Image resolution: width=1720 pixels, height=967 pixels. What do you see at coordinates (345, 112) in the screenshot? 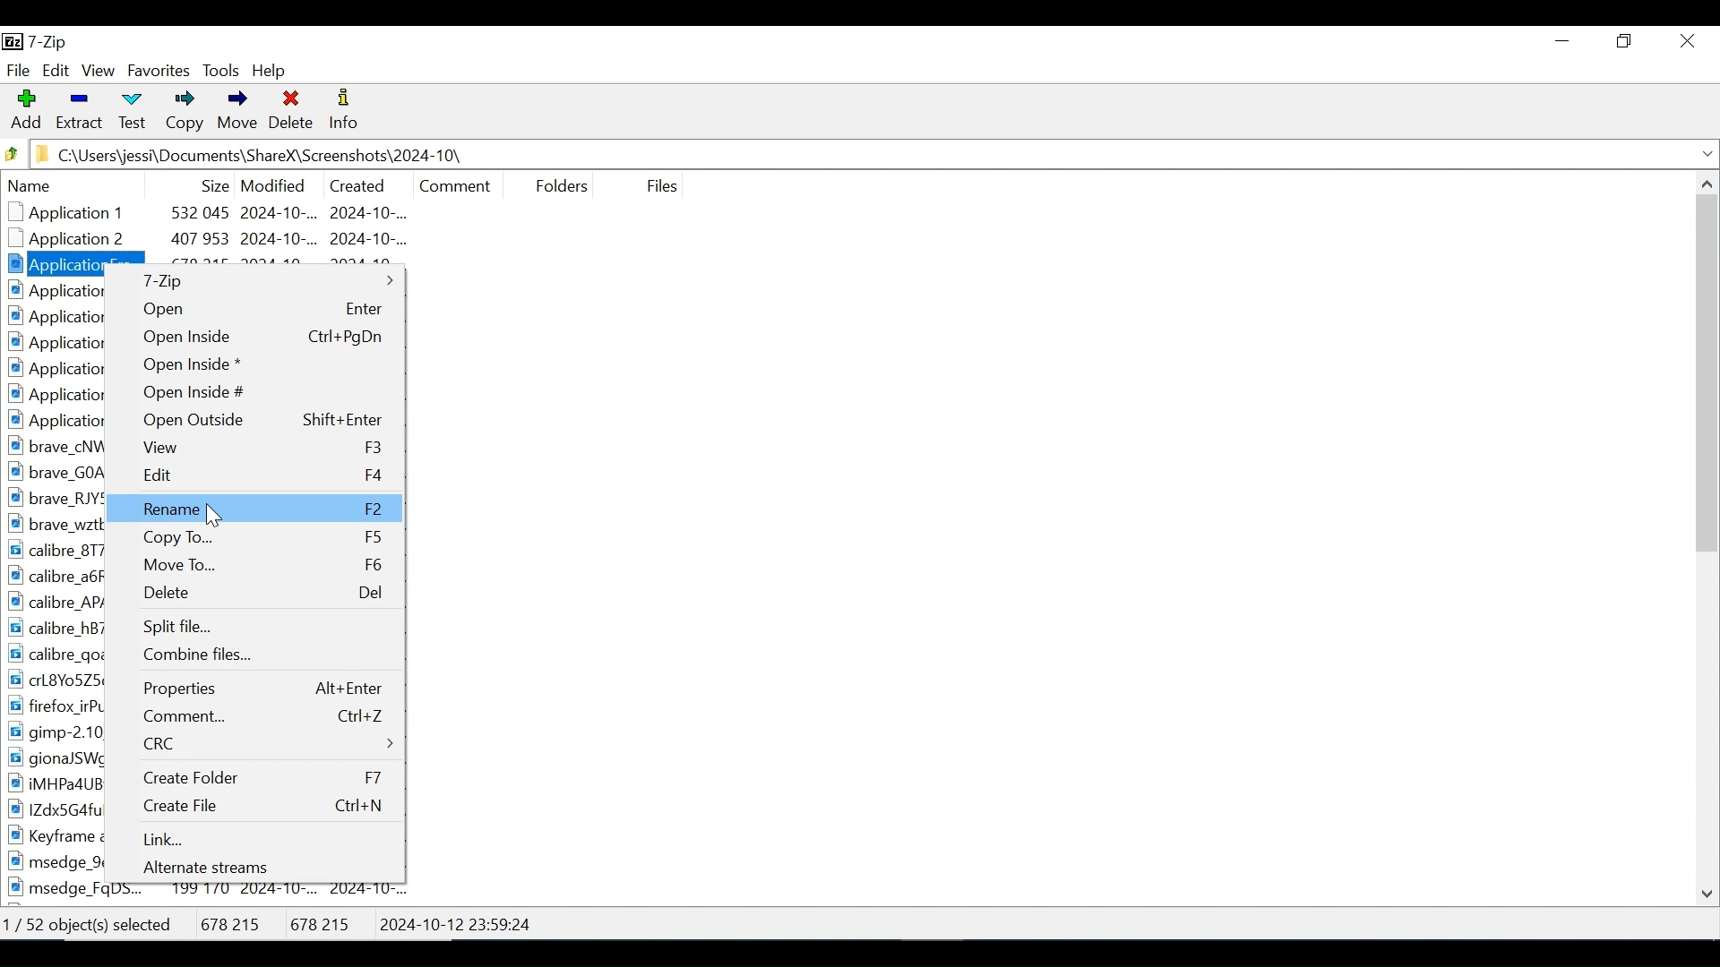
I see `Information` at bounding box center [345, 112].